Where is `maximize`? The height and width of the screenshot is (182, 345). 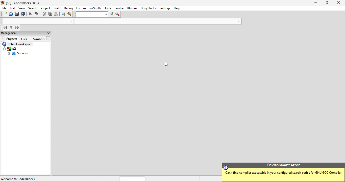
maximize is located at coordinates (325, 2).